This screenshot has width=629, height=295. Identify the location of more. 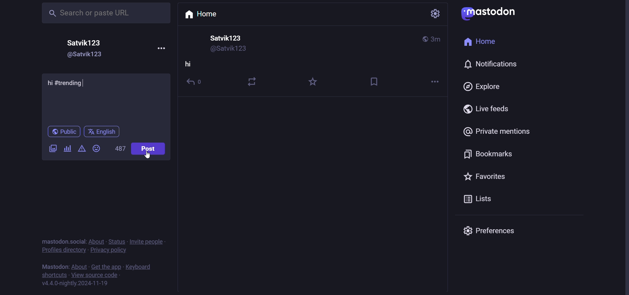
(433, 82).